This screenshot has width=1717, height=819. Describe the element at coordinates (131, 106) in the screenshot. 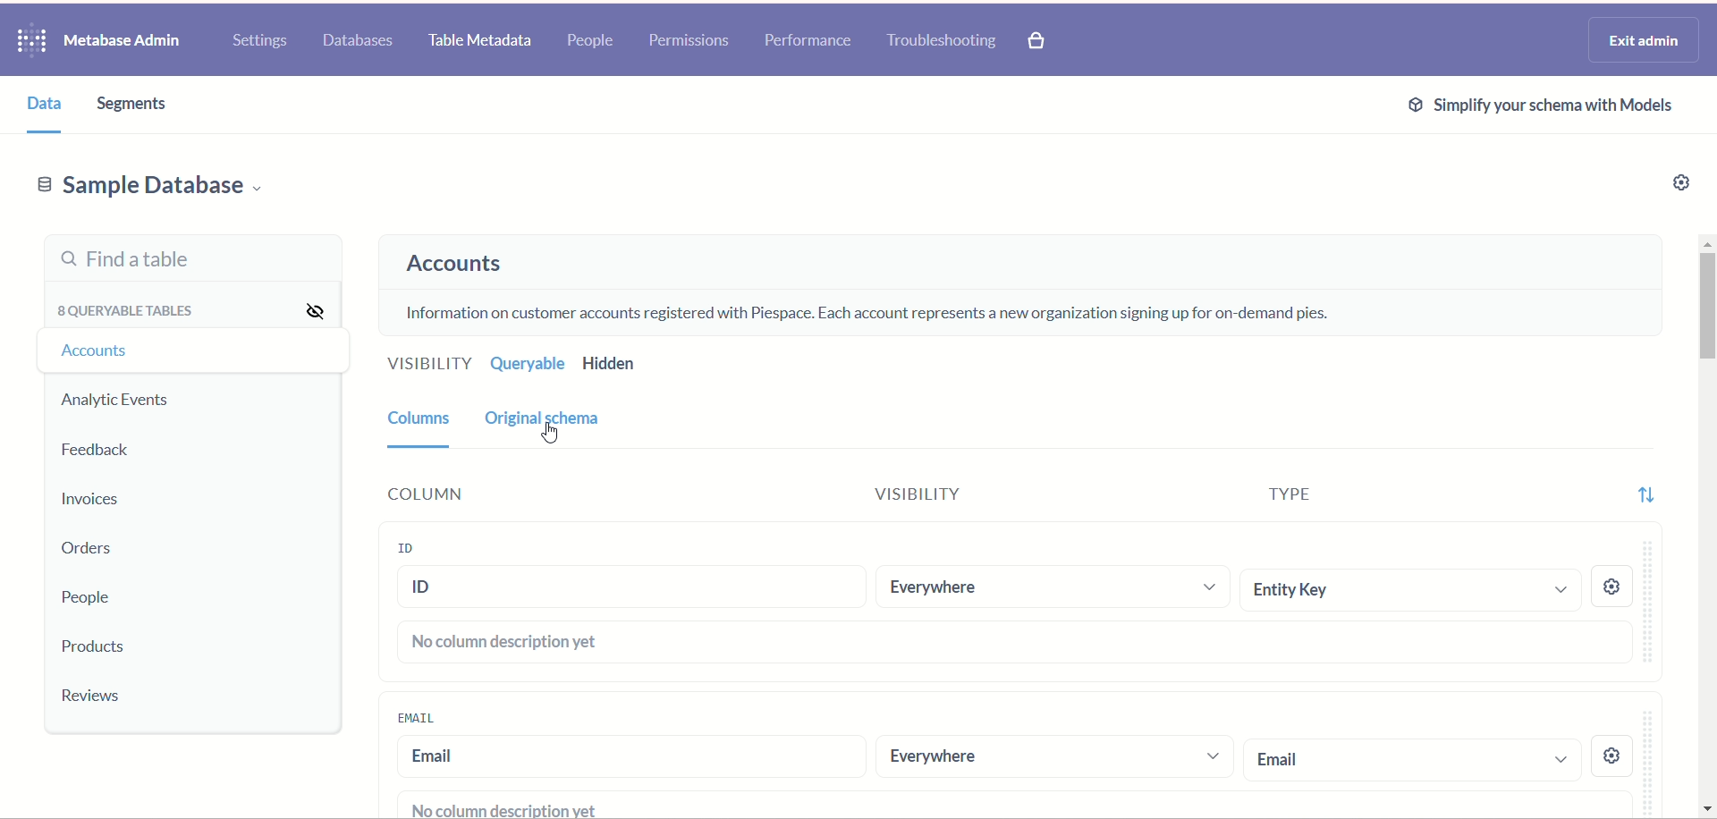

I see `segments` at that location.